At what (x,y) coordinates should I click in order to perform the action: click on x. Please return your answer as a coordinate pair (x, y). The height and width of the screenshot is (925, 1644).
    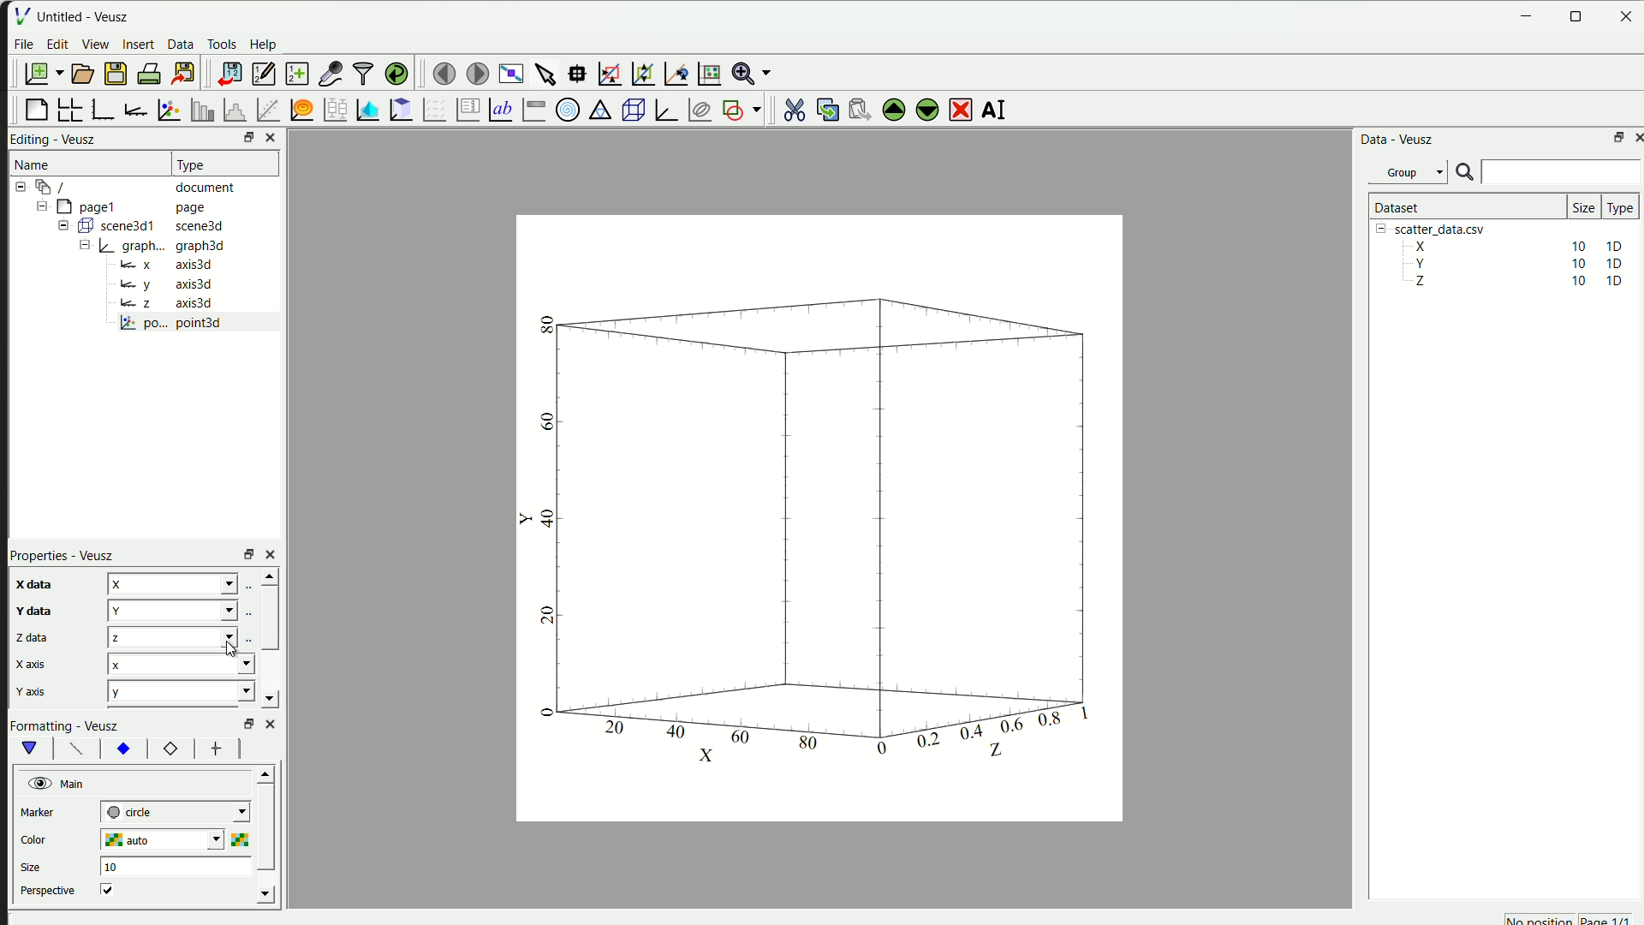
    Looking at the image, I should click on (182, 667).